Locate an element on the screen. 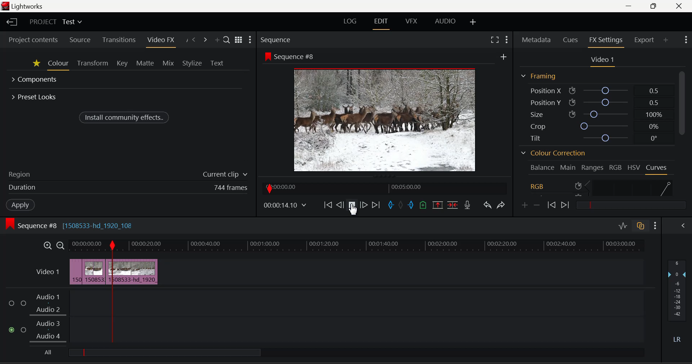 Image resolution: width=692 pixels, height=364 pixels. Next keyframe is located at coordinates (567, 204).